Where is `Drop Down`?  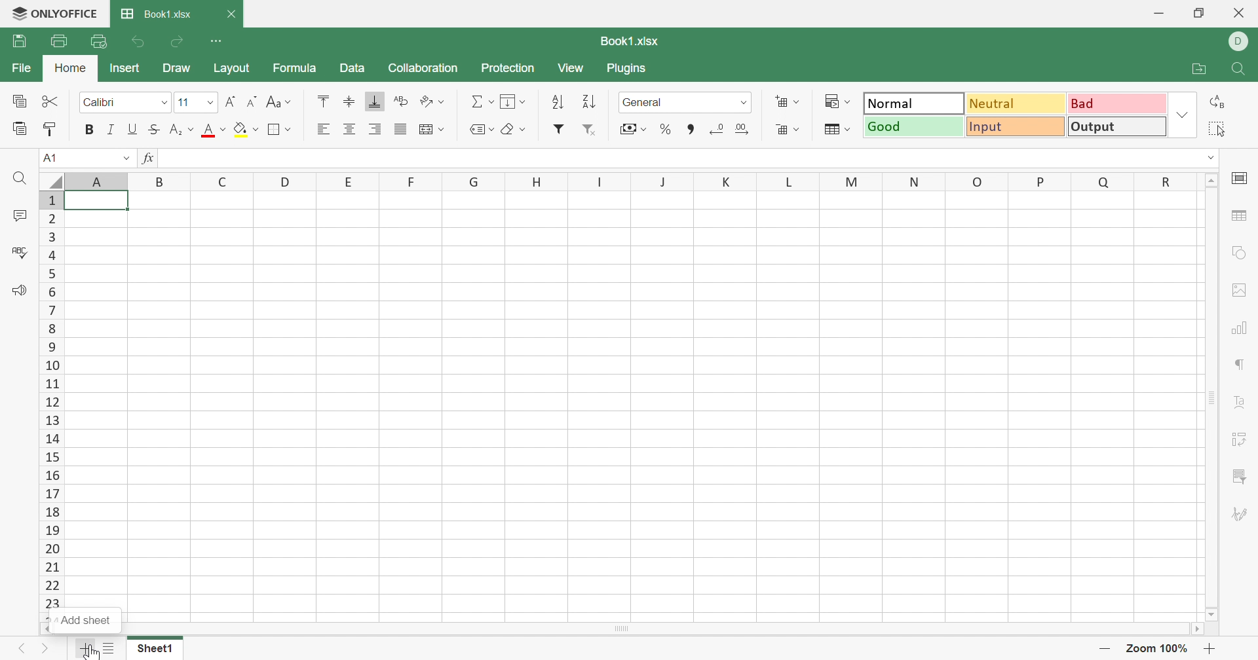
Drop Down is located at coordinates (744, 103).